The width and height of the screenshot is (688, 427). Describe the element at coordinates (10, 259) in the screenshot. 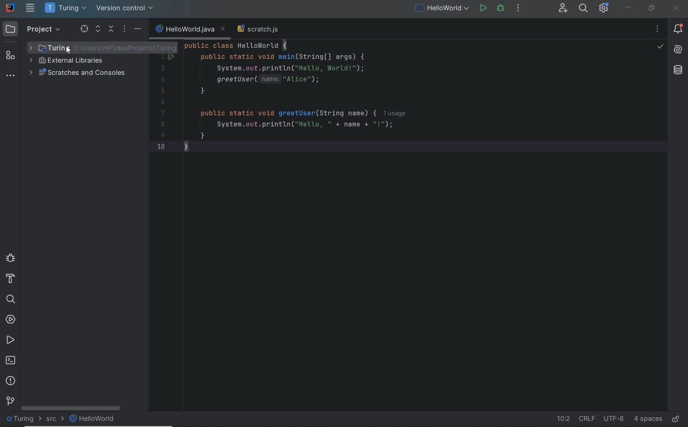

I see `debug` at that location.